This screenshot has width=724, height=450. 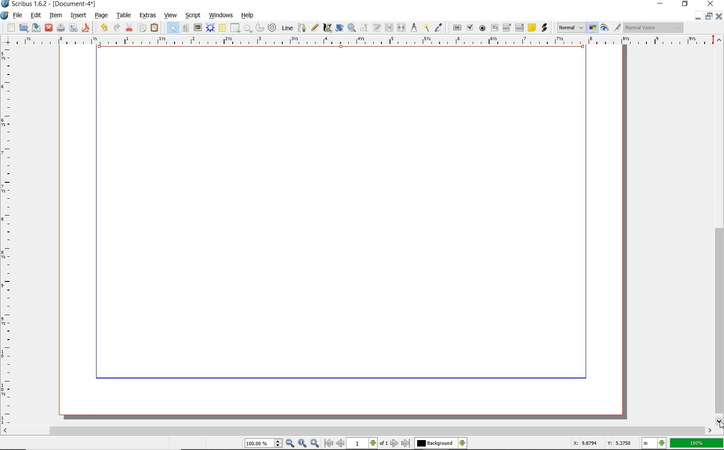 What do you see at coordinates (710, 4) in the screenshot?
I see `close` at bounding box center [710, 4].